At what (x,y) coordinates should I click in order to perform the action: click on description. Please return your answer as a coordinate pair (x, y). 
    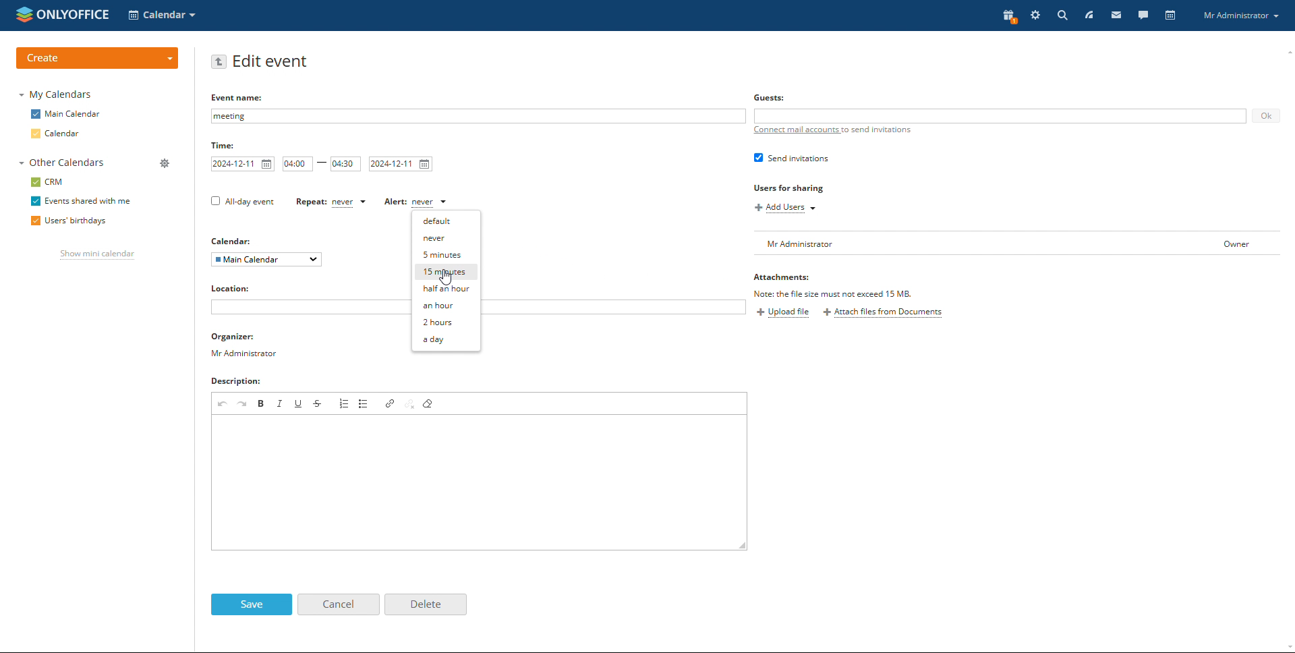
    Looking at the image, I should click on (240, 382).